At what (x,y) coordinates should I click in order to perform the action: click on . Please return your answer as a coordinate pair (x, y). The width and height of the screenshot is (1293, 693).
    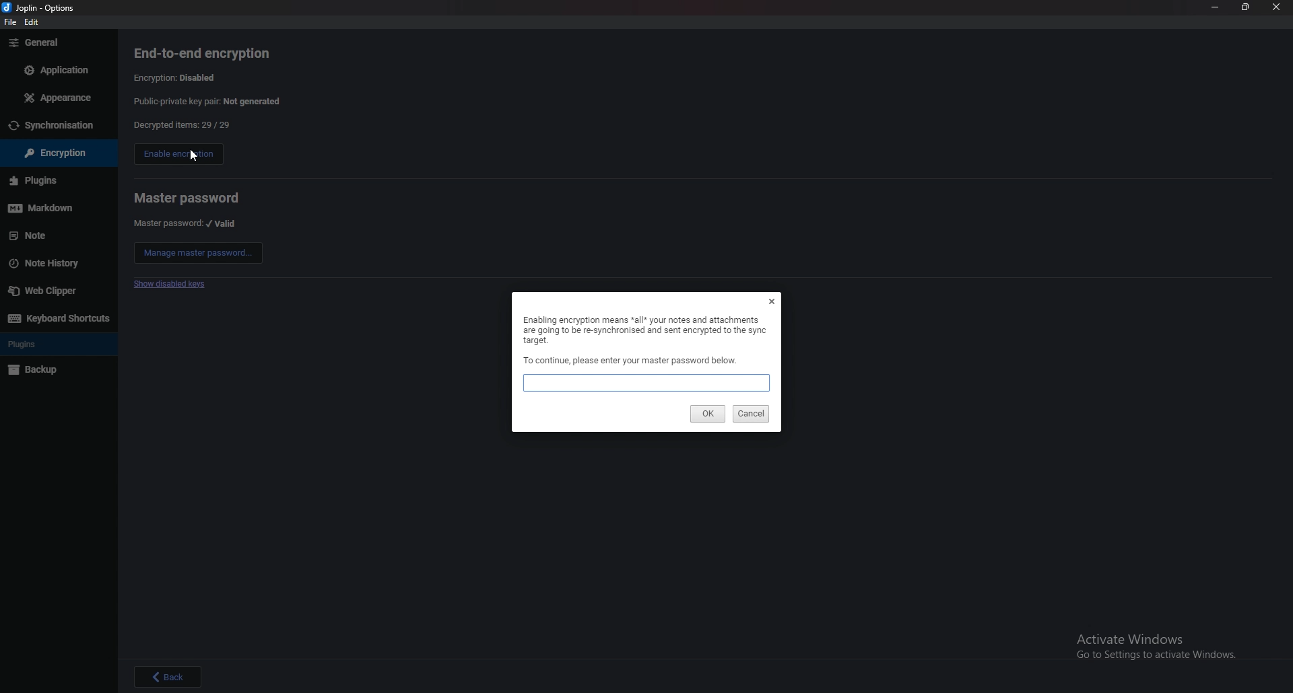
    Looking at the image, I should click on (38, 371).